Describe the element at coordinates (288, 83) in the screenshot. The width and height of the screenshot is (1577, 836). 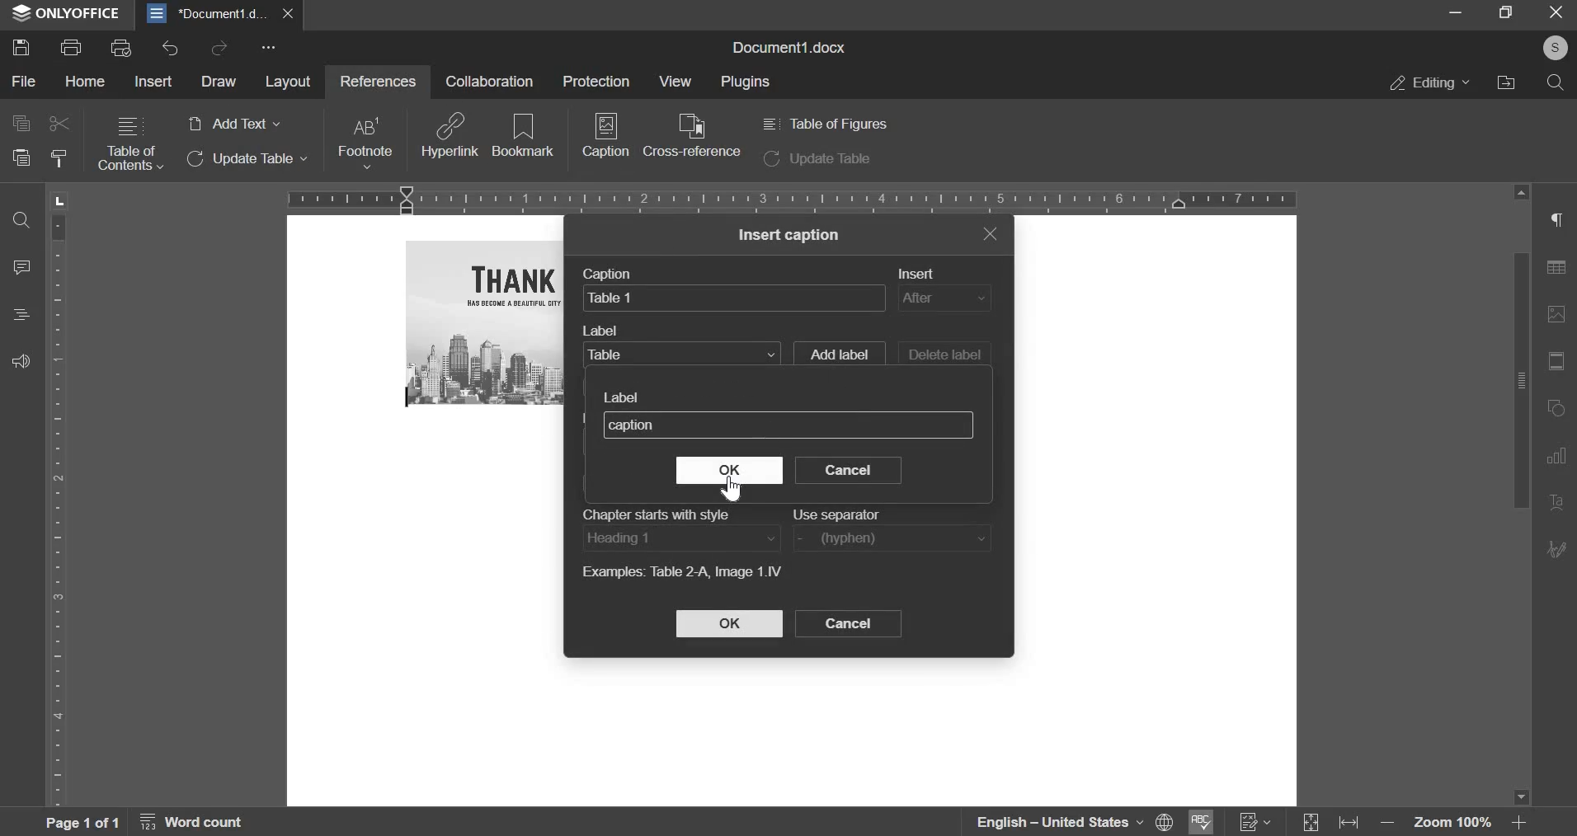
I see `layout` at that location.